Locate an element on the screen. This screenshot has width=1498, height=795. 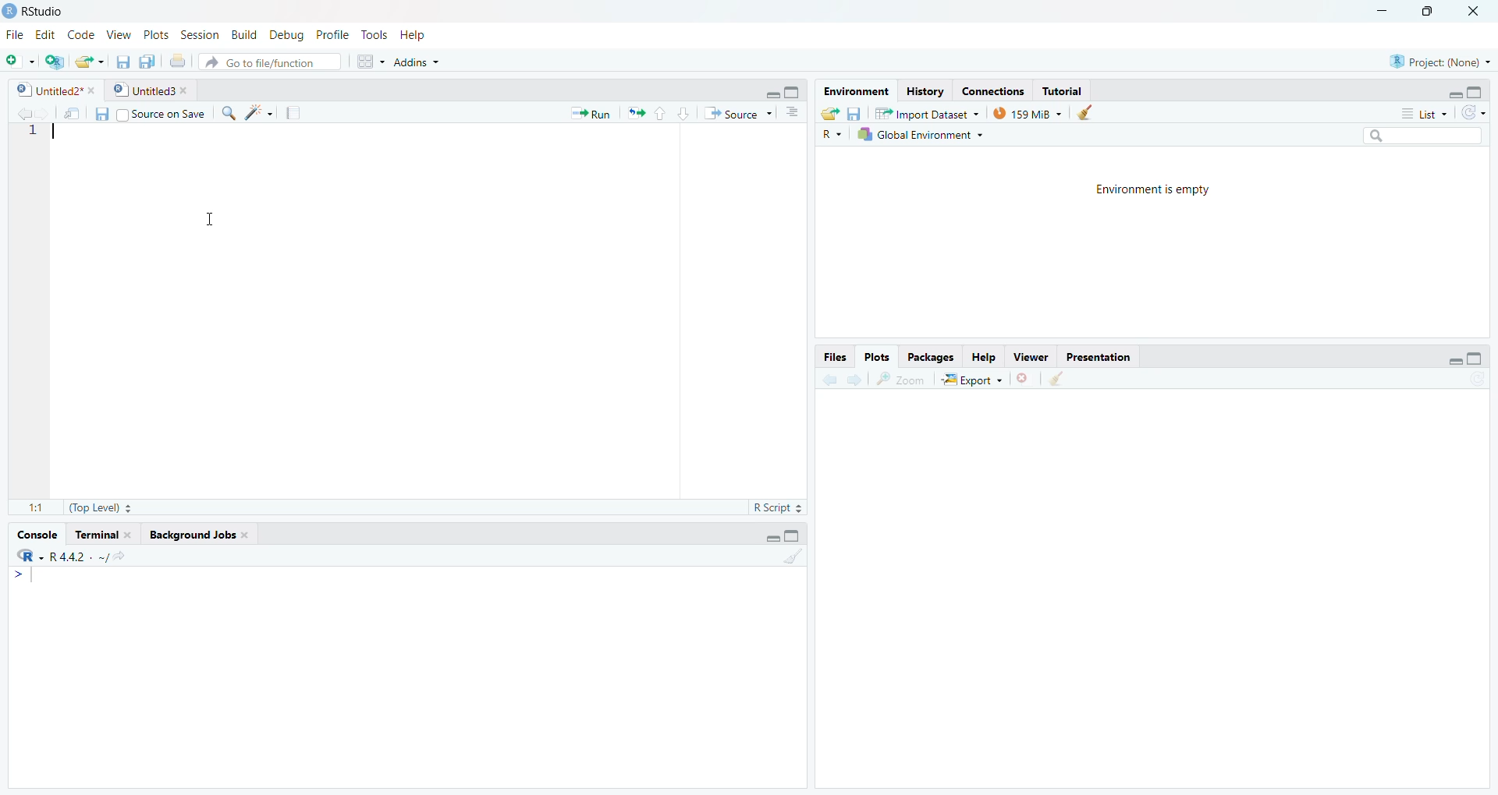
Global Environment is located at coordinates (920, 134).